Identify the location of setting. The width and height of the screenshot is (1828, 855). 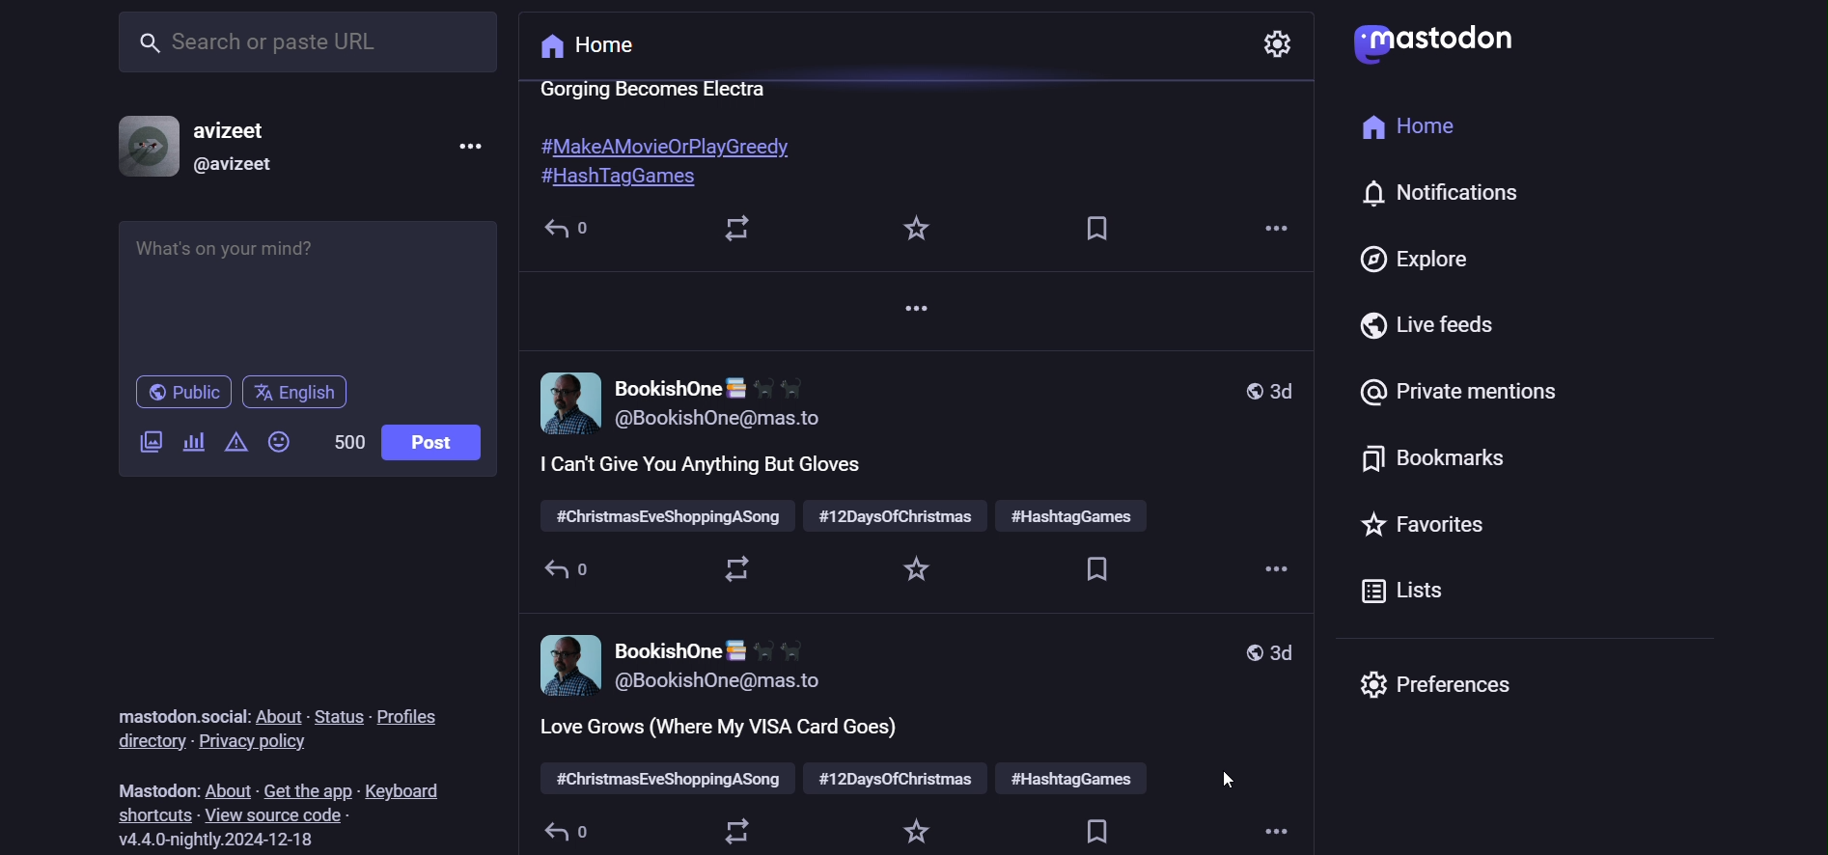
(1283, 38).